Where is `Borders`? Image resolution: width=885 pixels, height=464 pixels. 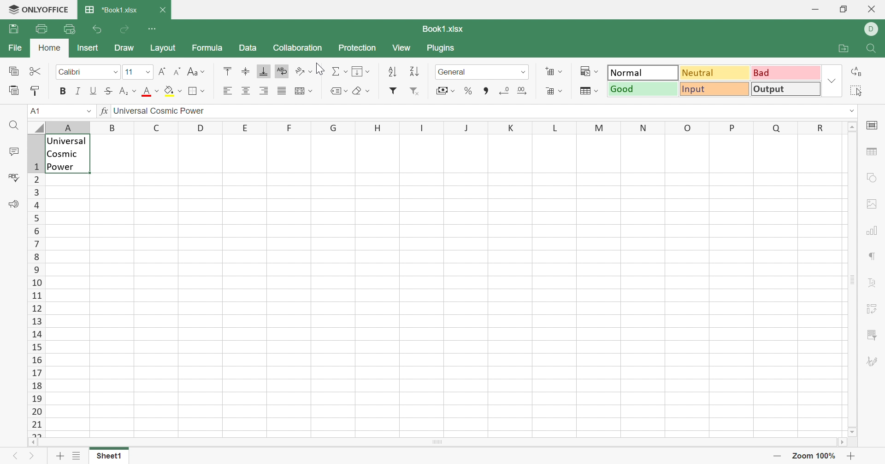 Borders is located at coordinates (198, 92).